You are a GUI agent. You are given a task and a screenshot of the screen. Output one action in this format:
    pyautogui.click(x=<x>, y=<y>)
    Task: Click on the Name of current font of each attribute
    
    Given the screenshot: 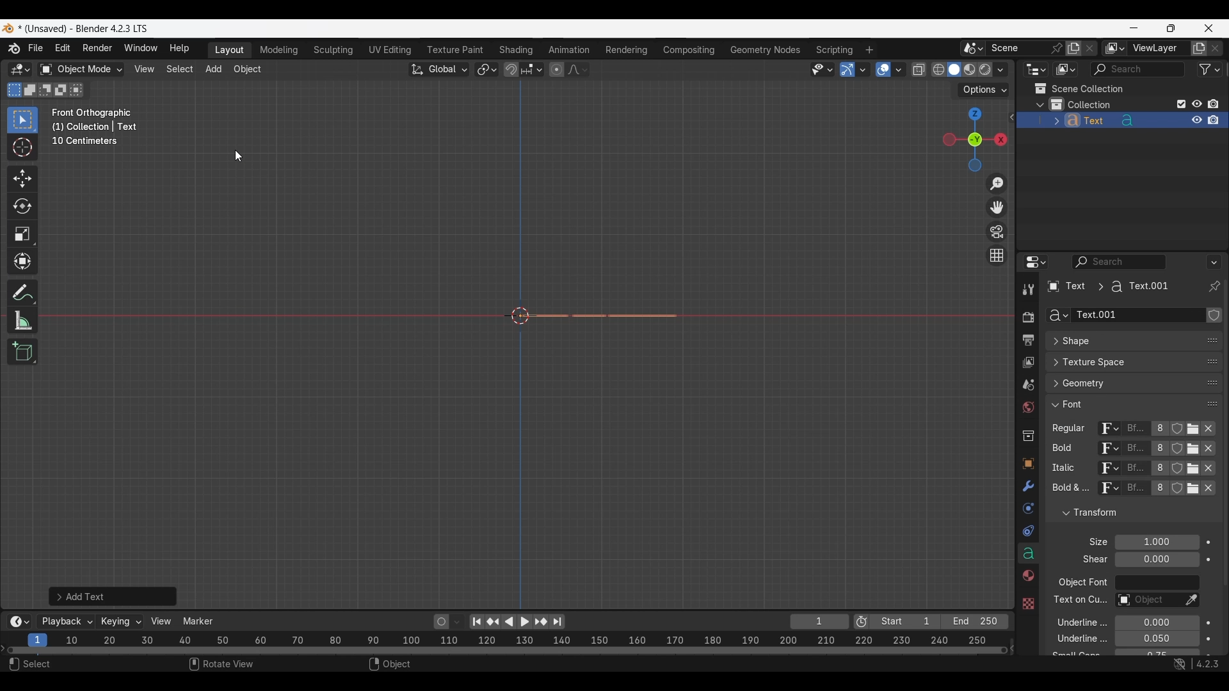 What is the action you would take?
    pyautogui.click(x=1136, y=459)
    